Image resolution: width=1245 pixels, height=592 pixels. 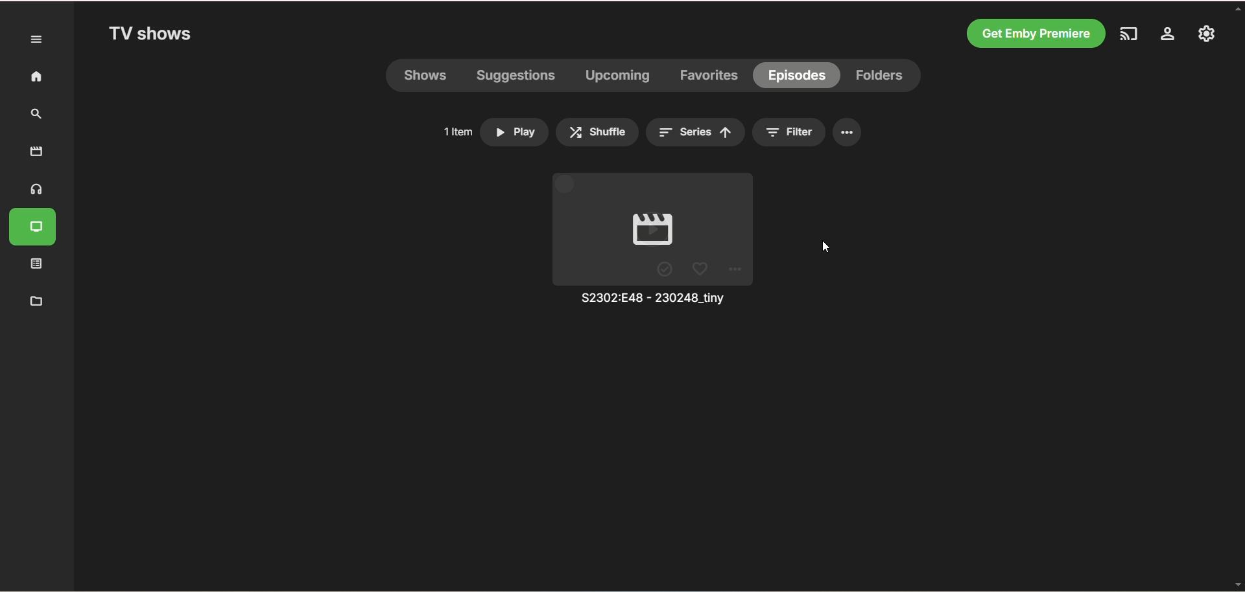 I want to click on TV shows, so click(x=154, y=35).